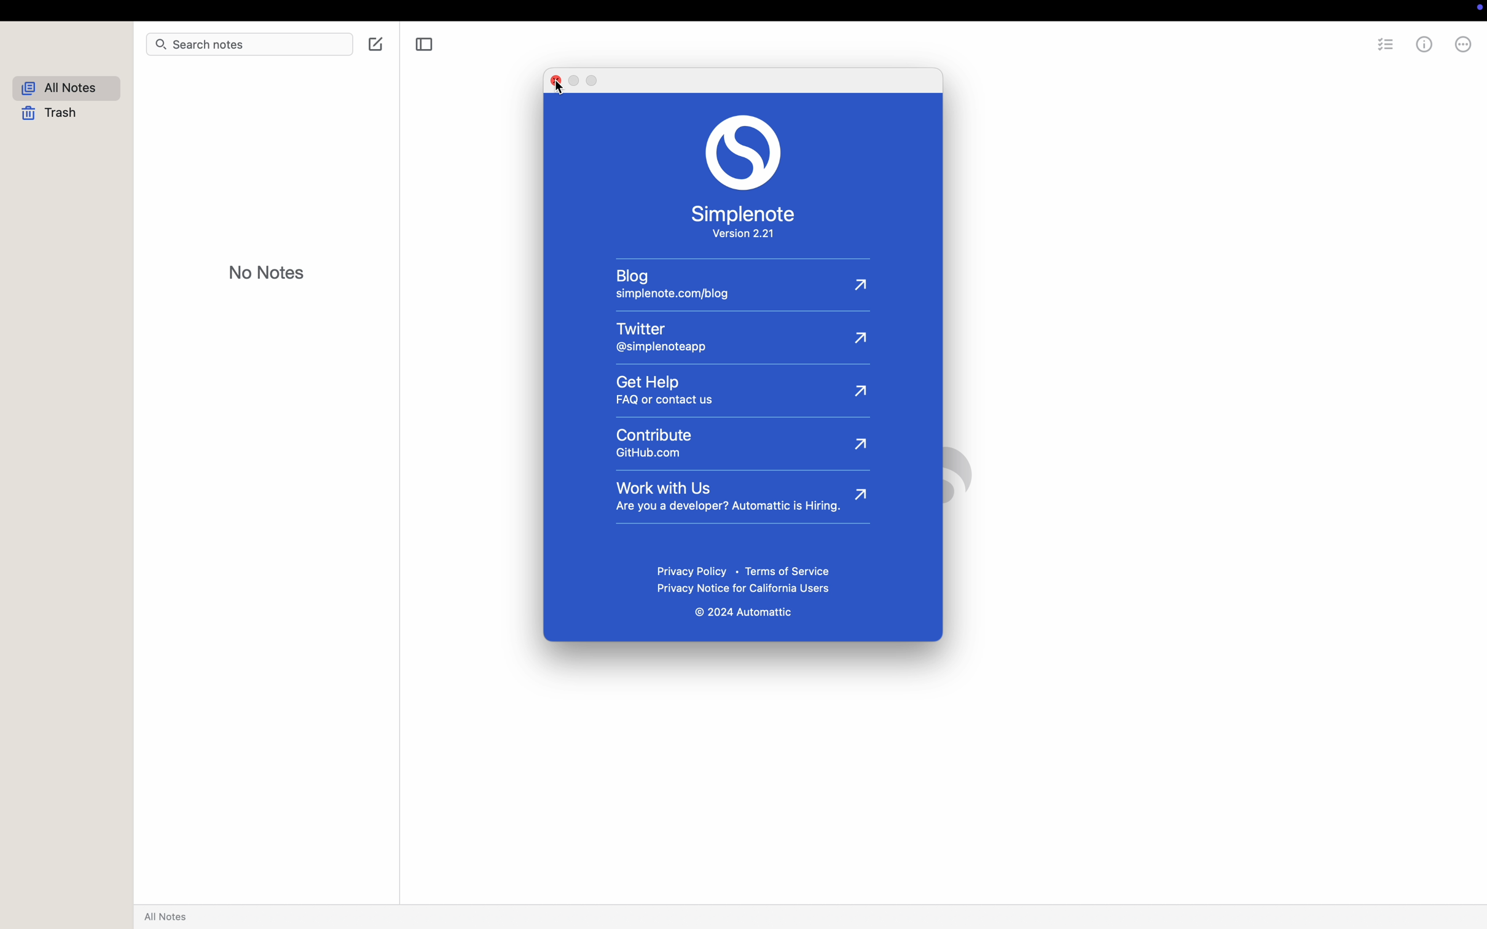  I want to click on write , so click(372, 43).